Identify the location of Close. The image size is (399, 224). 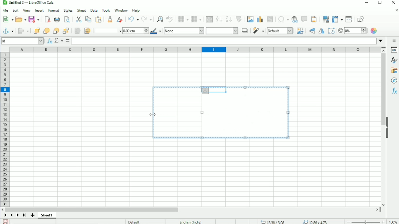
(393, 3).